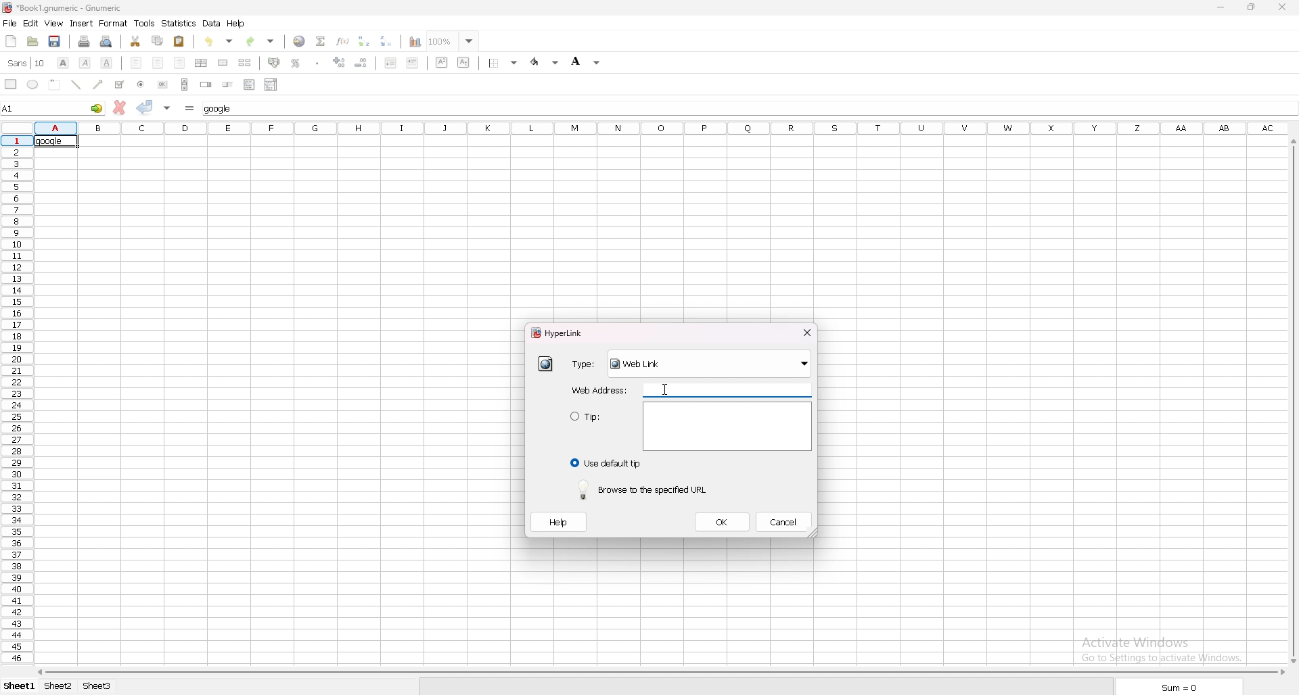 The height and width of the screenshot is (695, 1299). Describe the element at coordinates (246, 63) in the screenshot. I see `split merged cell` at that location.